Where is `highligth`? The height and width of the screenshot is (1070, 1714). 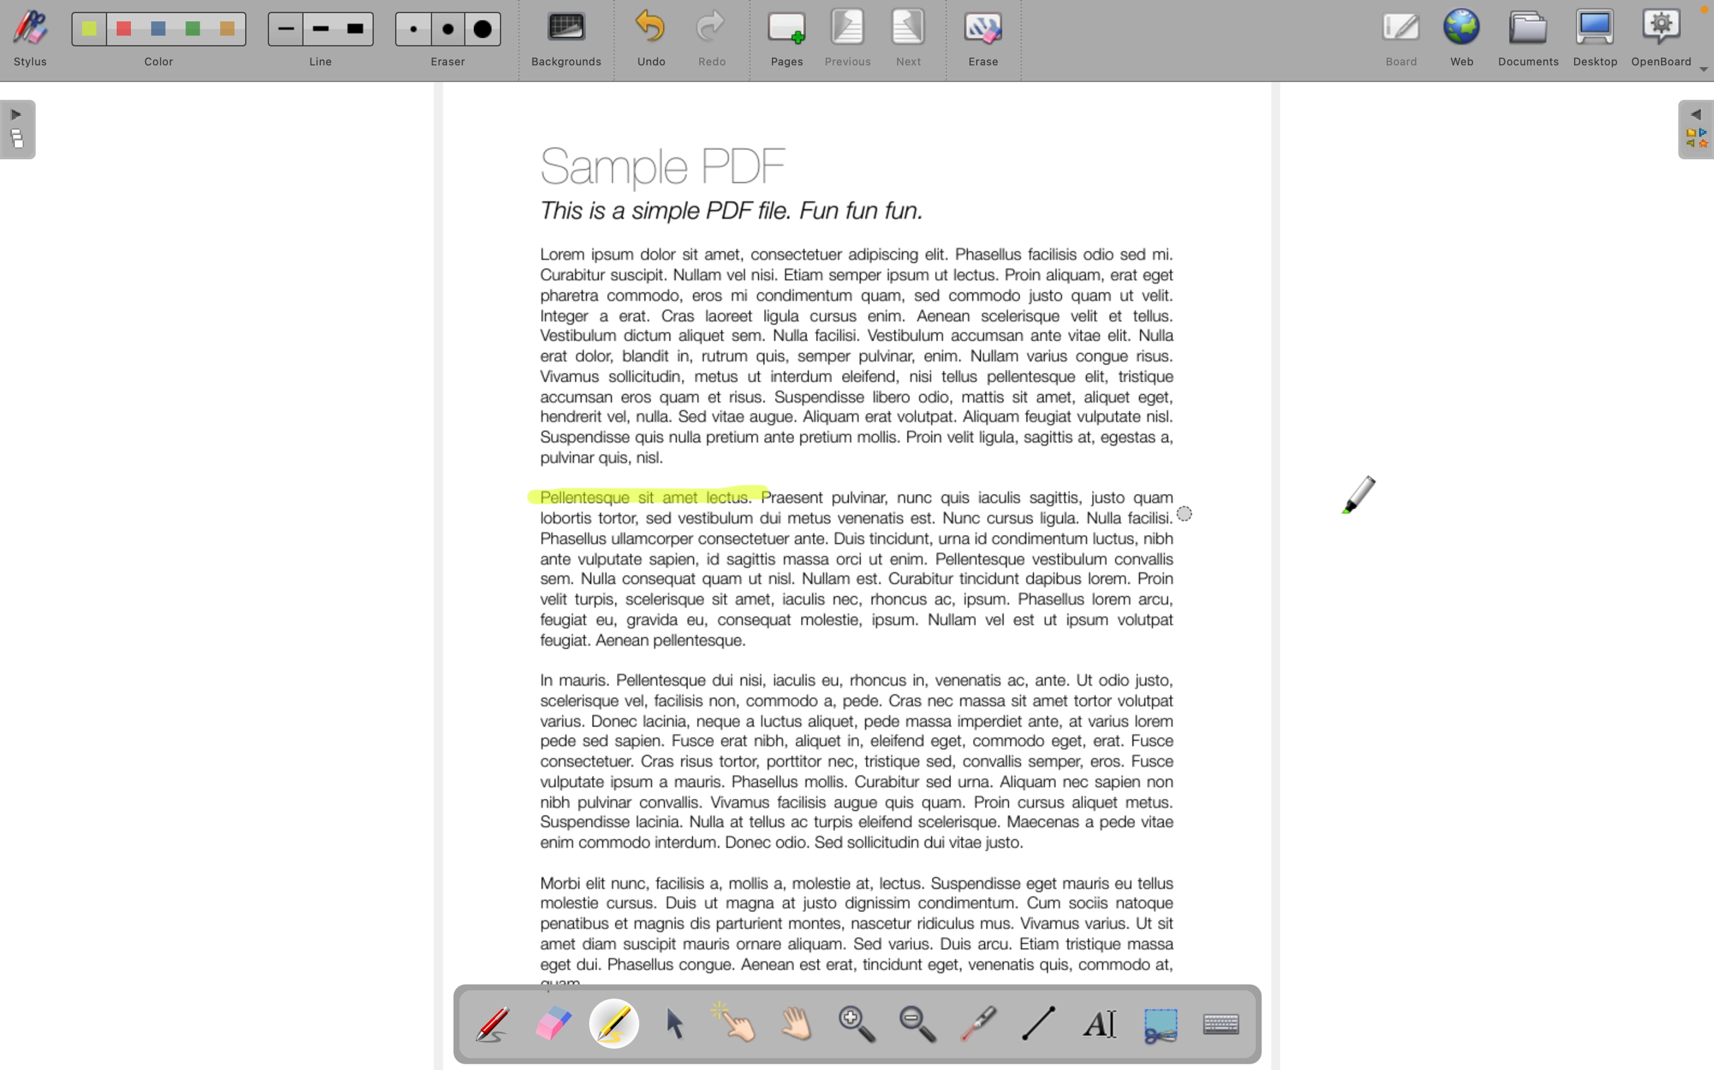
highligth is located at coordinates (618, 1026).